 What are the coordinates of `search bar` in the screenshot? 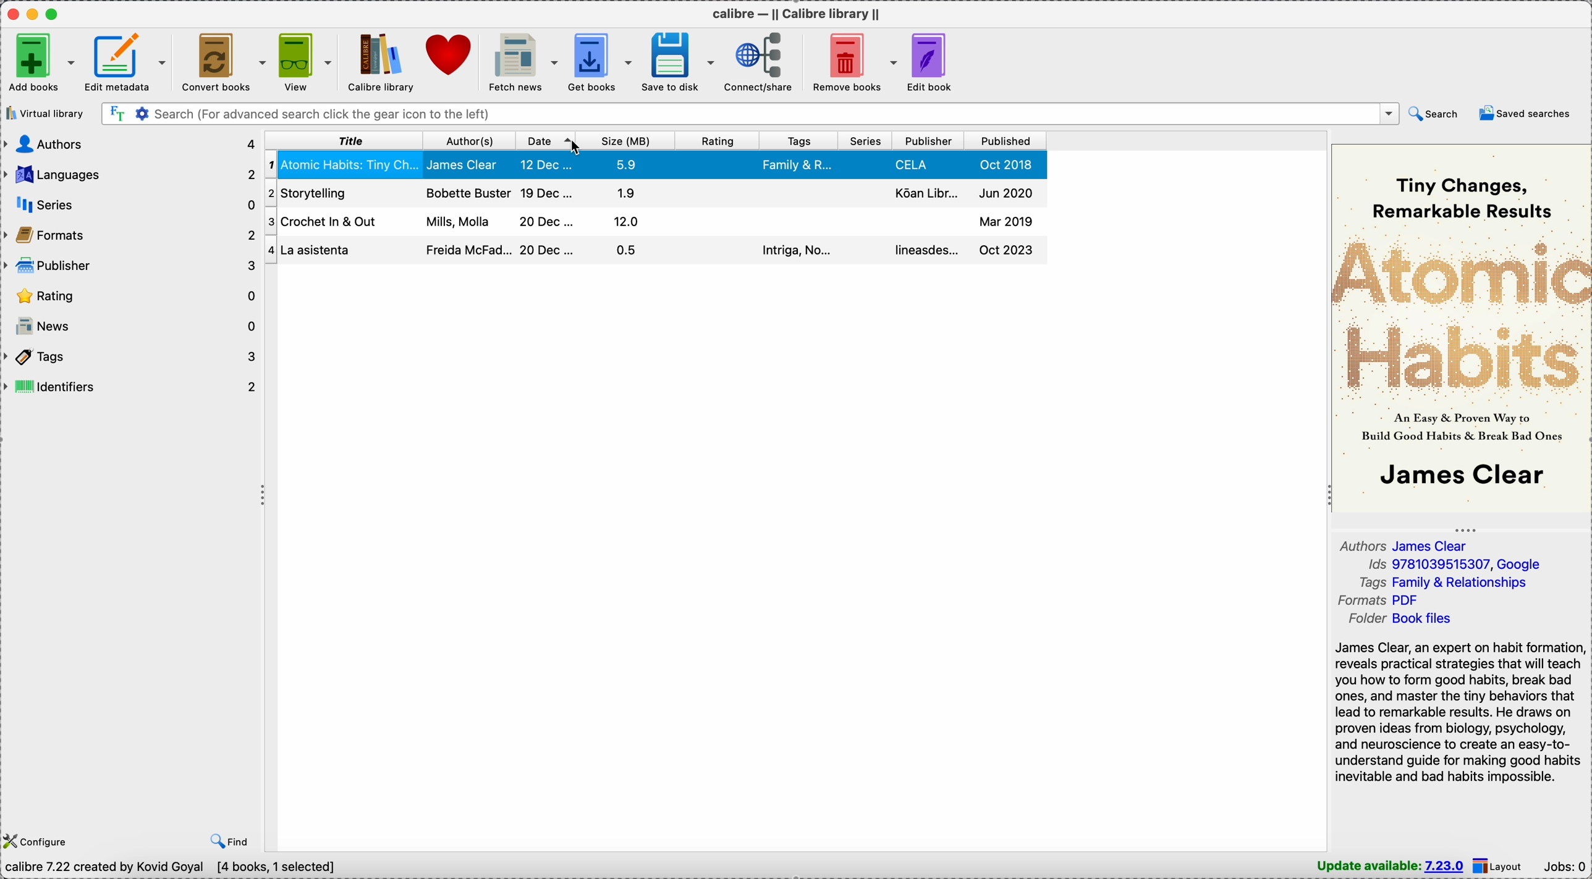 It's located at (749, 113).